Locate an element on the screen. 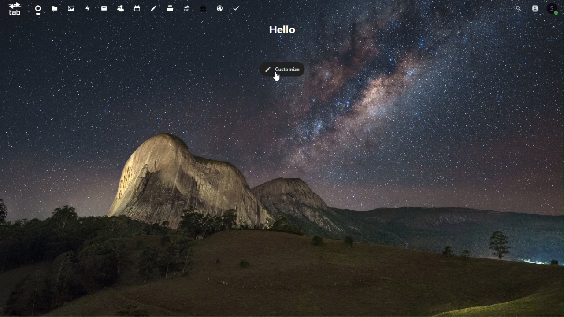 The height and width of the screenshot is (317, 564). background image is located at coordinates (283, 202).